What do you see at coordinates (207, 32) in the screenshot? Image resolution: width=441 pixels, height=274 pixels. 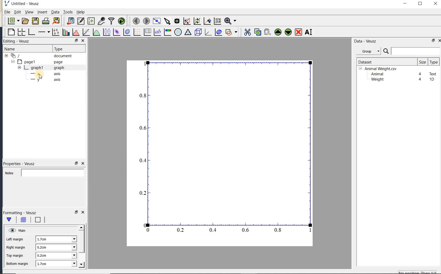 I see `3d graph` at bounding box center [207, 32].